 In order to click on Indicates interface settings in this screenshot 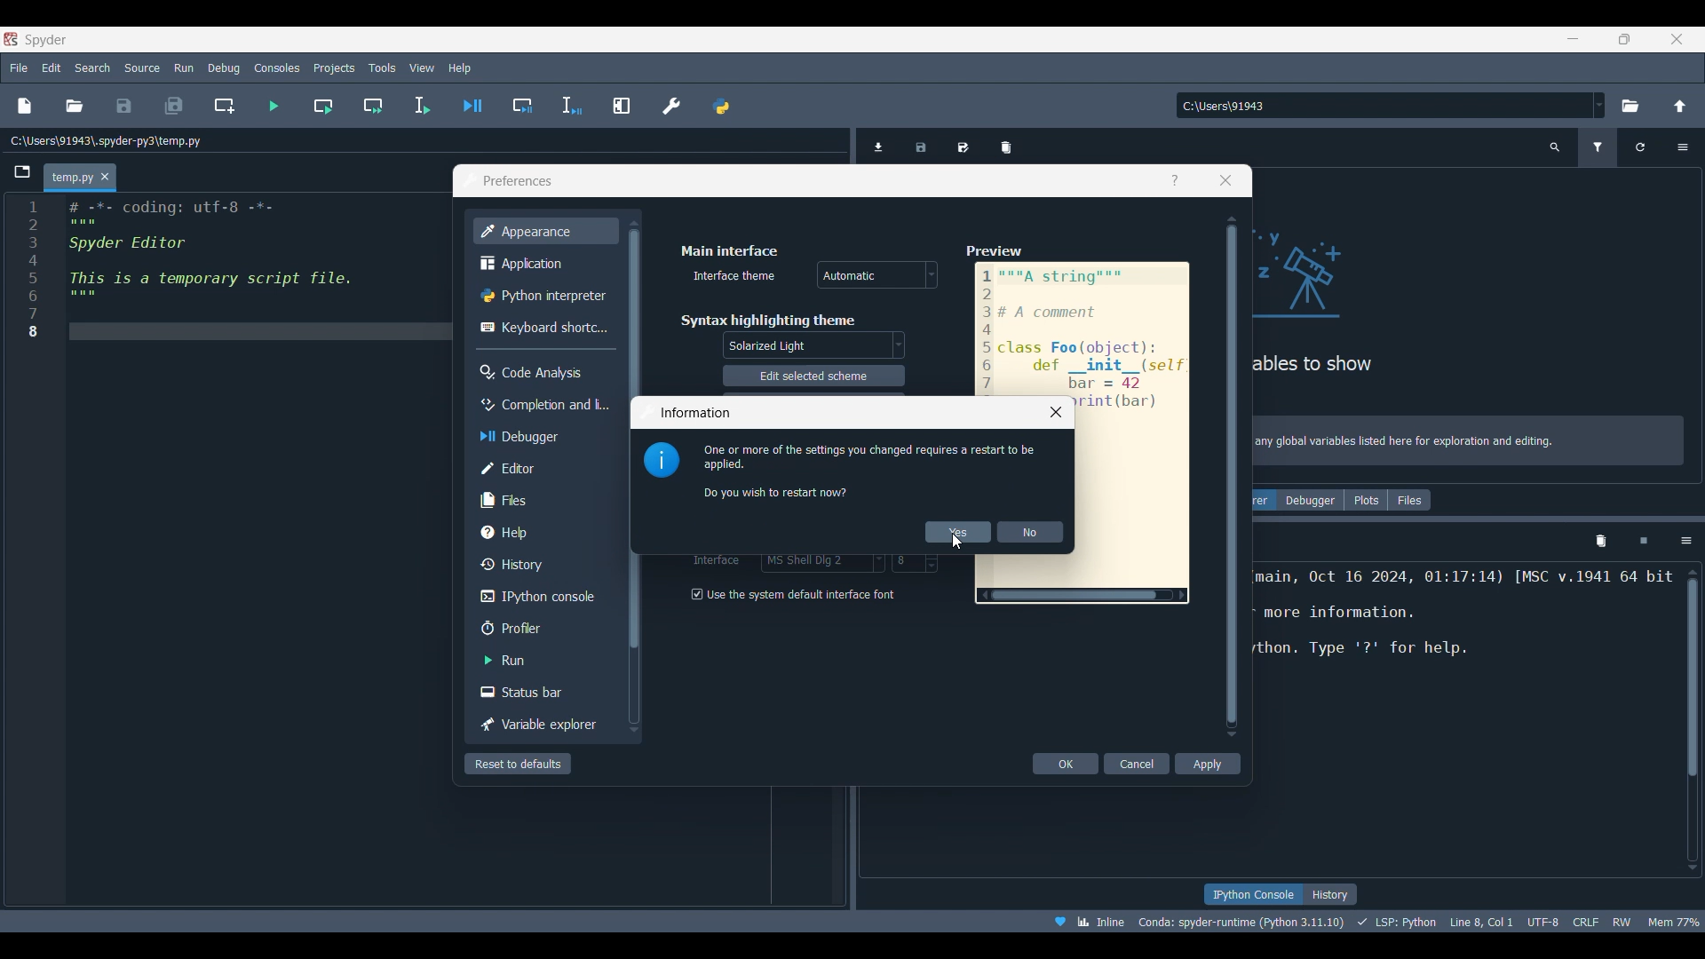, I will do `click(718, 563)`.